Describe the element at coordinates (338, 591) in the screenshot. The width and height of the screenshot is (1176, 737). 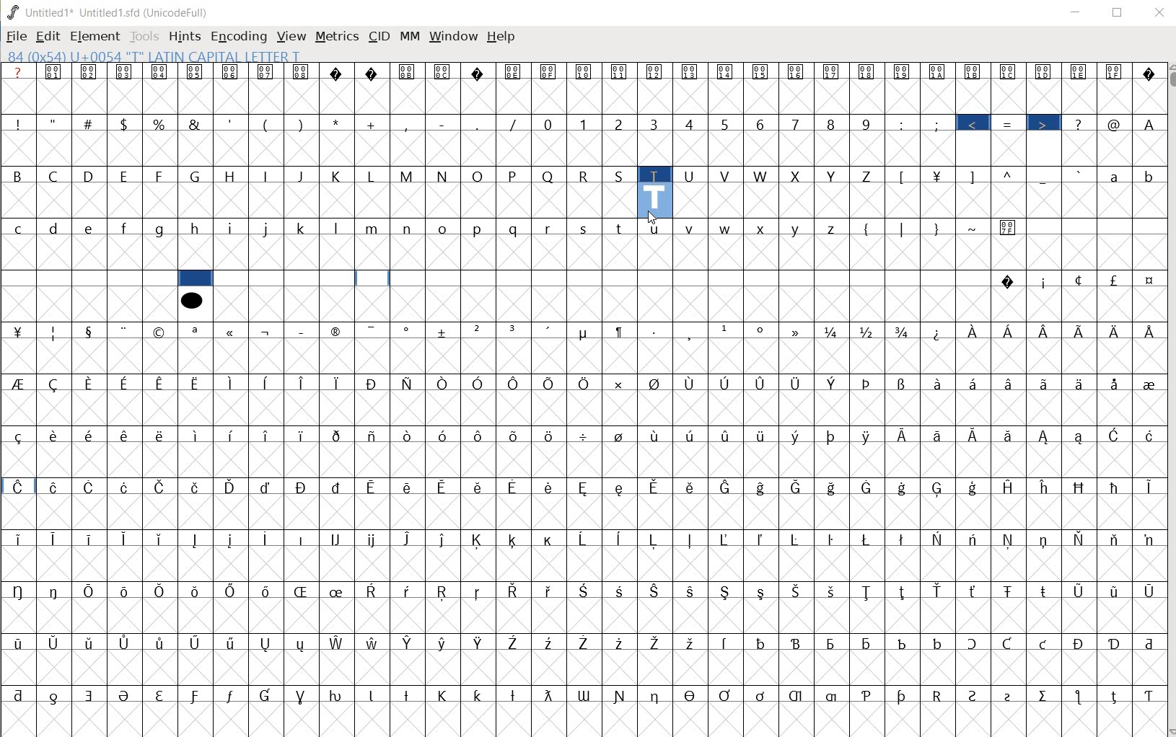
I see `Symbol` at that location.